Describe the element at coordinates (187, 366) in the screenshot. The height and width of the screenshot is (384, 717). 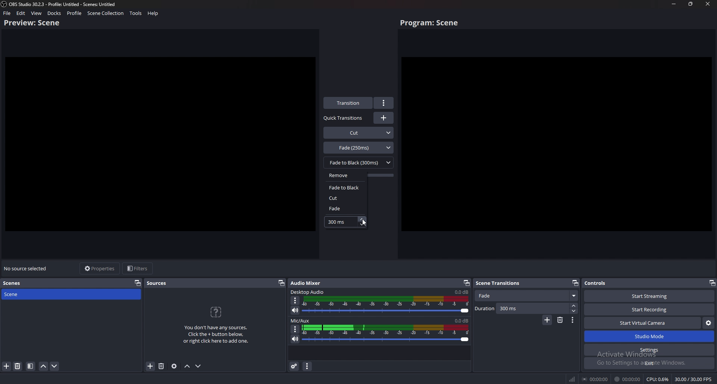
I see `Move sources up` at that location.